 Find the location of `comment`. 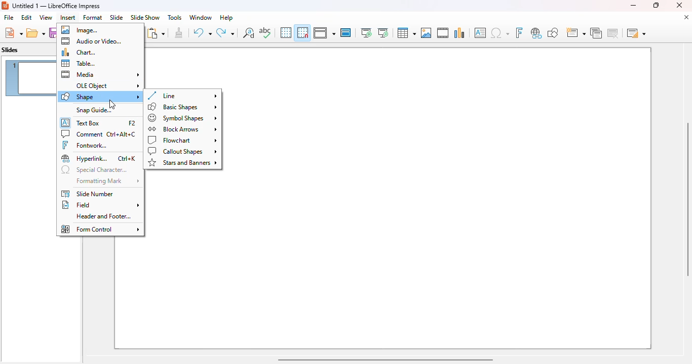

comment is located at coordinates (99, 134).